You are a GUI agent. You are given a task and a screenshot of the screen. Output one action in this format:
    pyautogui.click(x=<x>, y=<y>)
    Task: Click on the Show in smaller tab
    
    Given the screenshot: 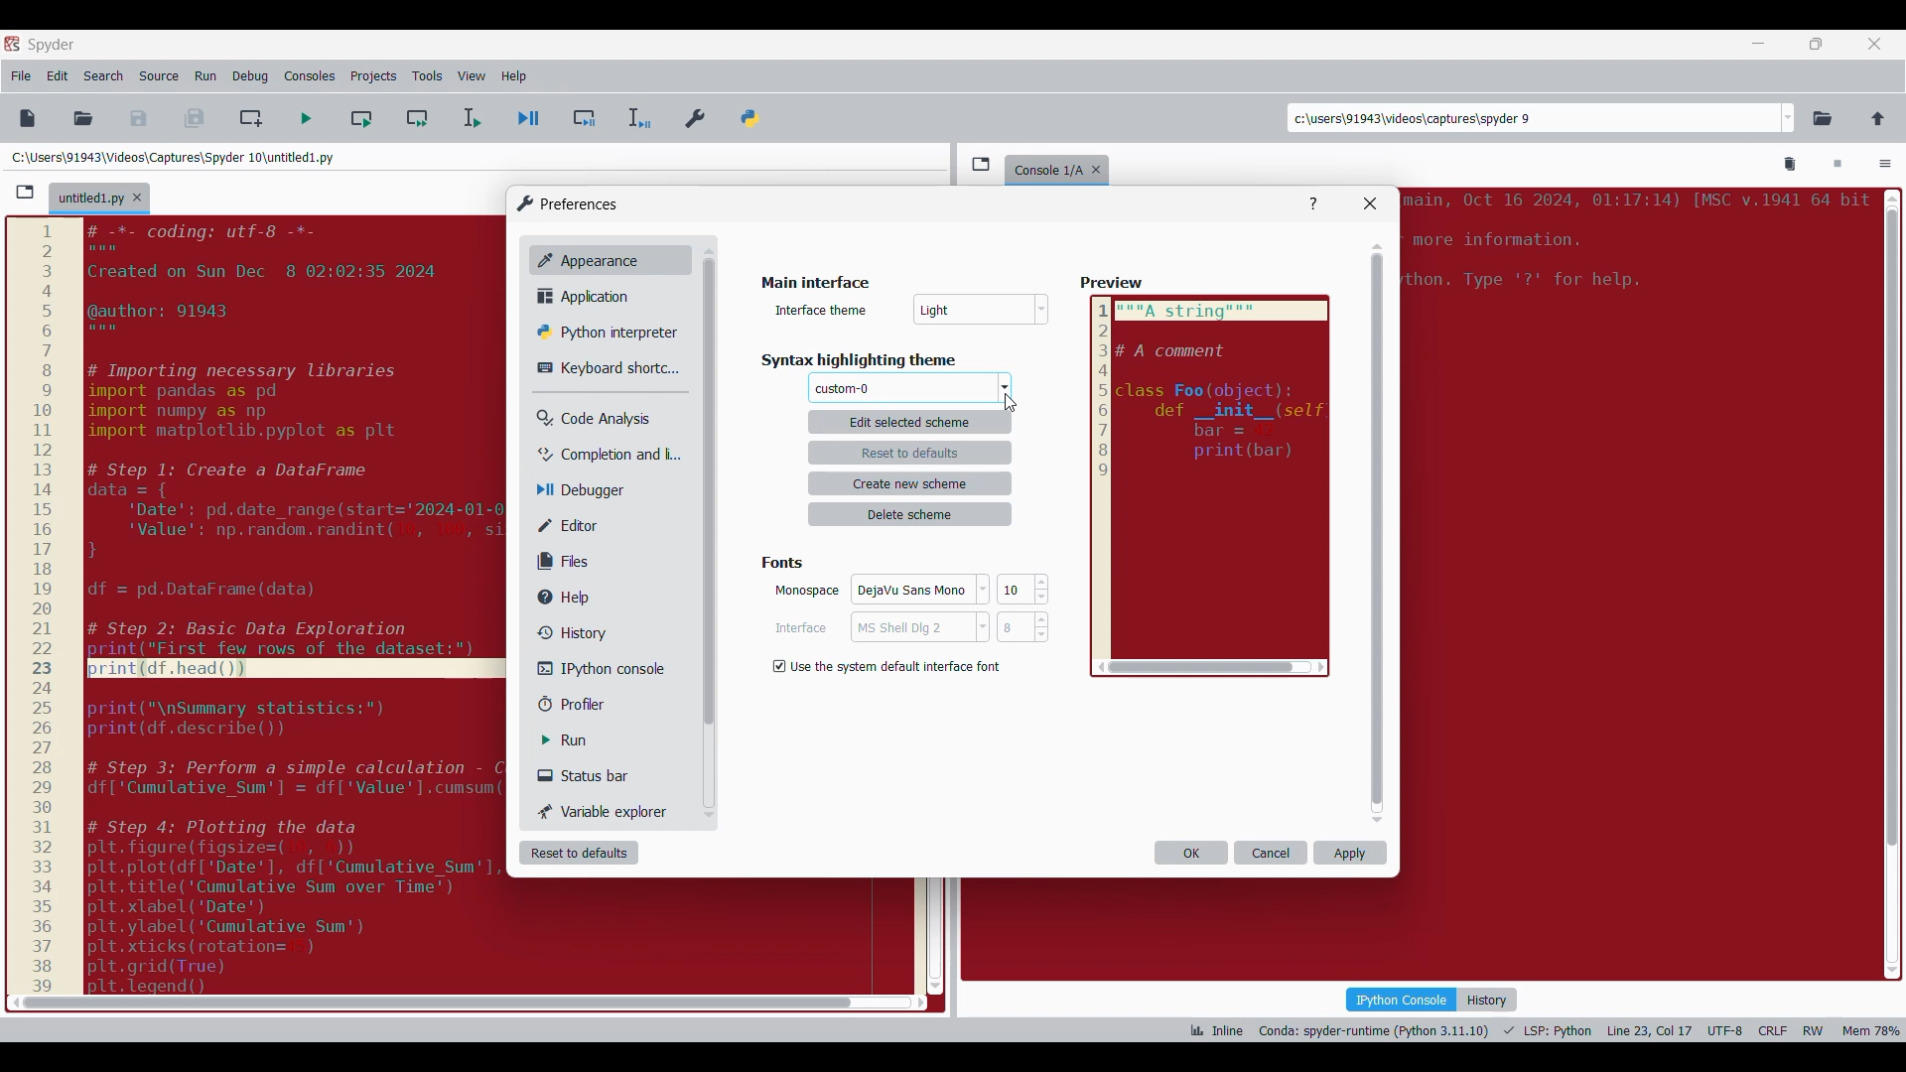 What is the action you would take?
    pyautogui.click(x=1816, y=44)
    